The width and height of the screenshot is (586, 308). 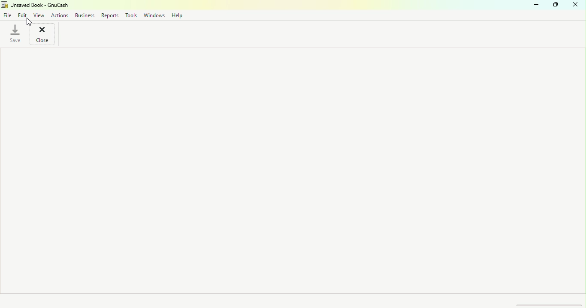 I want to click on Help, so click(x=177, y=15).